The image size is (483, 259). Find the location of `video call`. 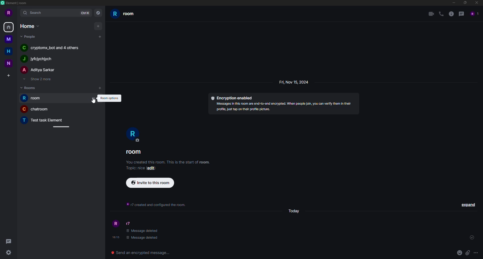

video call is located at coordinates (430, 14).